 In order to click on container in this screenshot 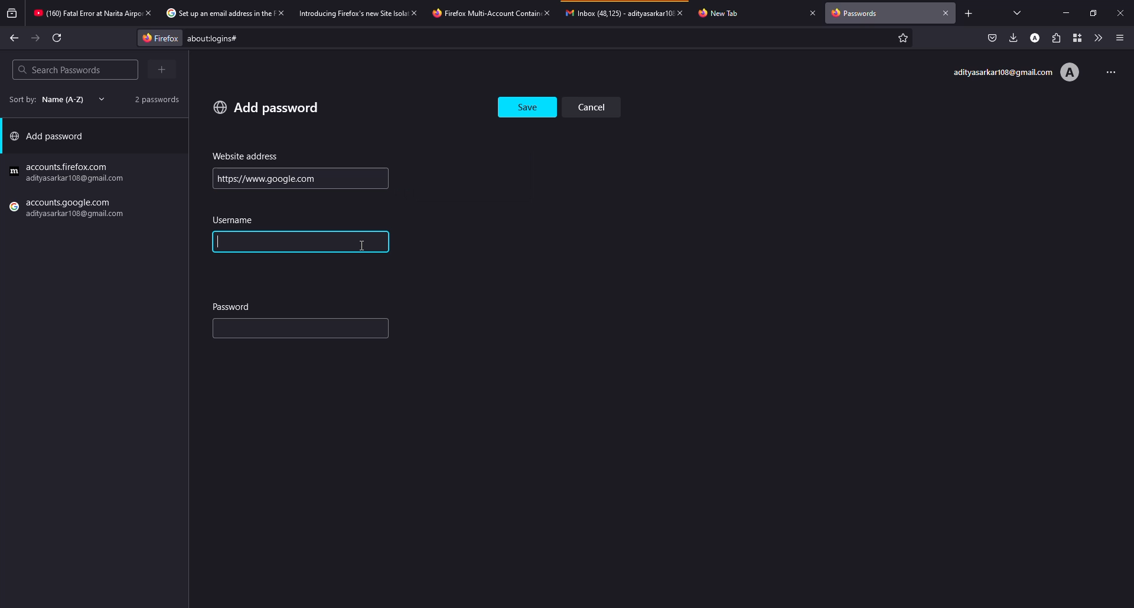, I will do `click(1074, 38)`.